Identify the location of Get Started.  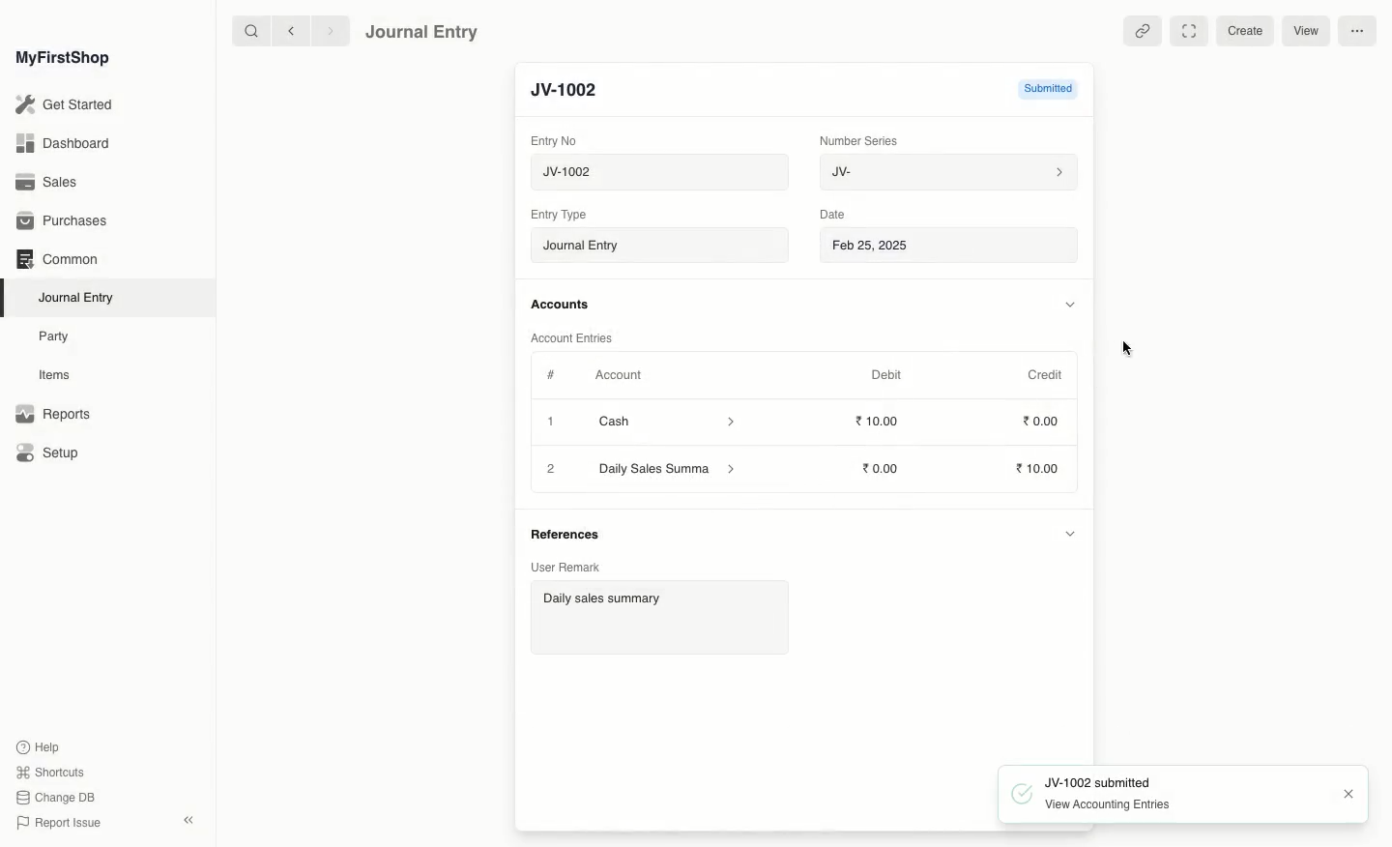
(66, 105).